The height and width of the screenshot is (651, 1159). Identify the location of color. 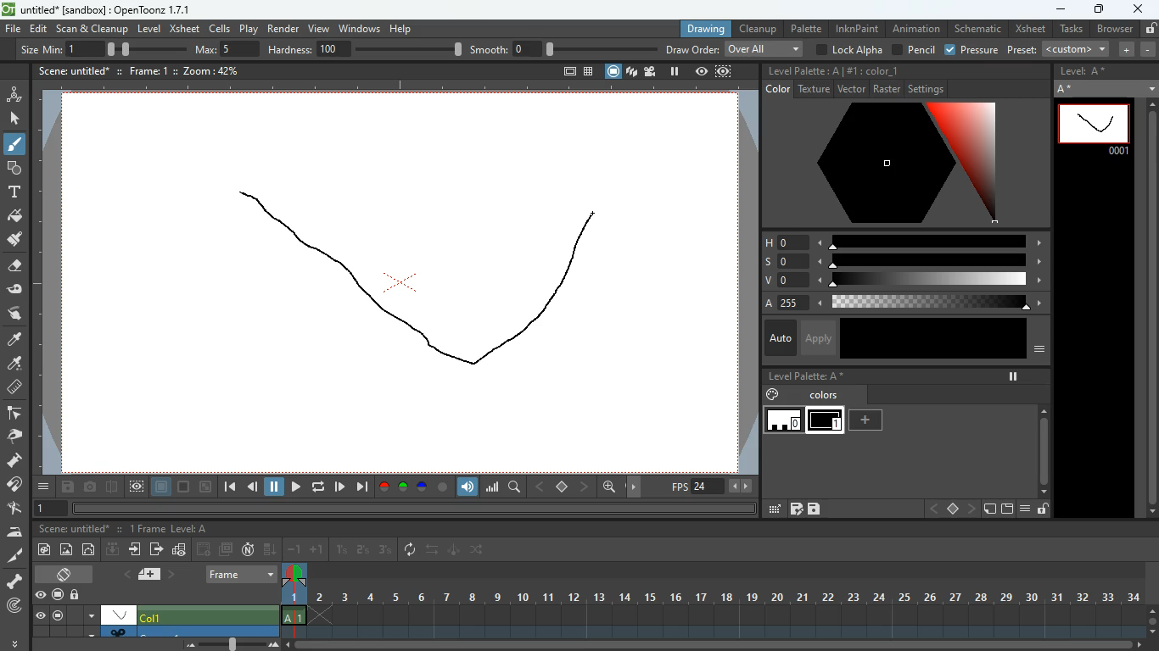
(778, 89).